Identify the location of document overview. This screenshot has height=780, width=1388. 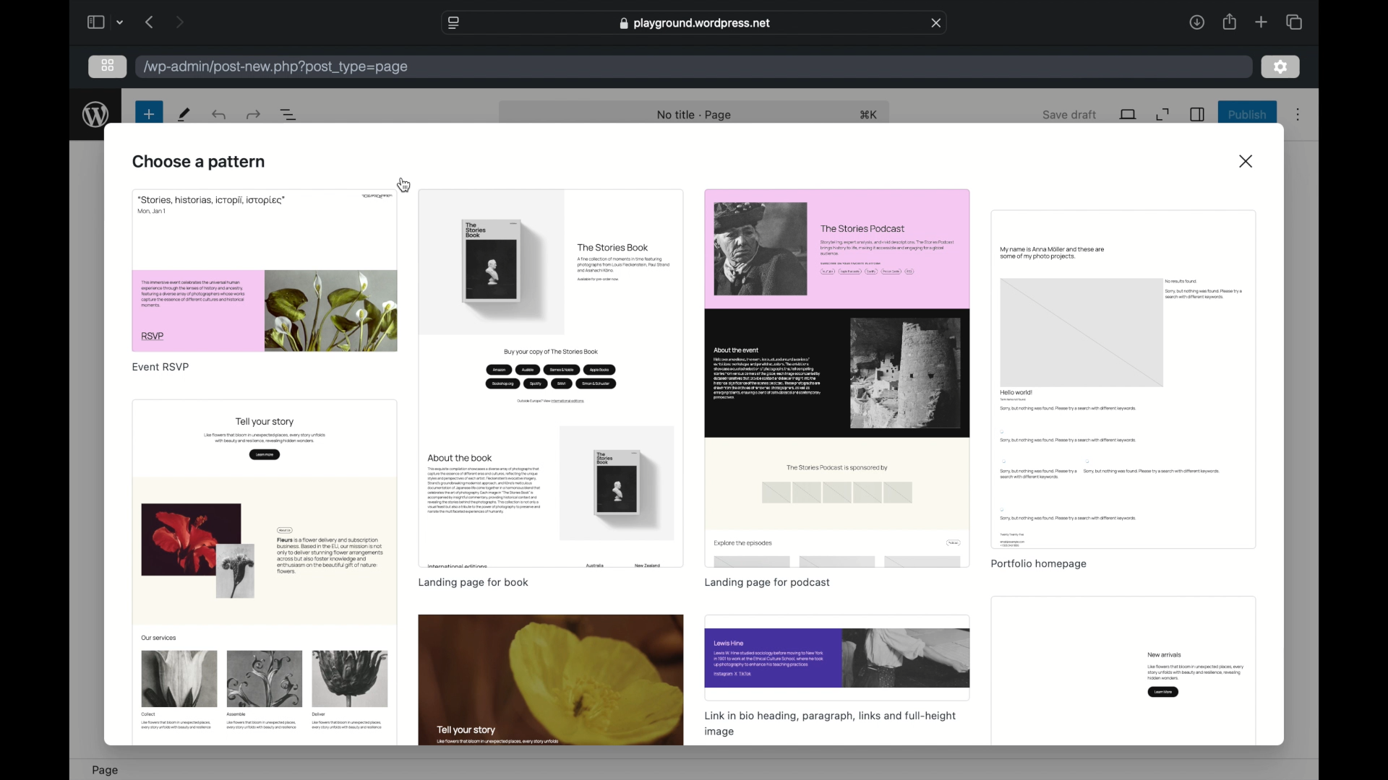
(289, 115).